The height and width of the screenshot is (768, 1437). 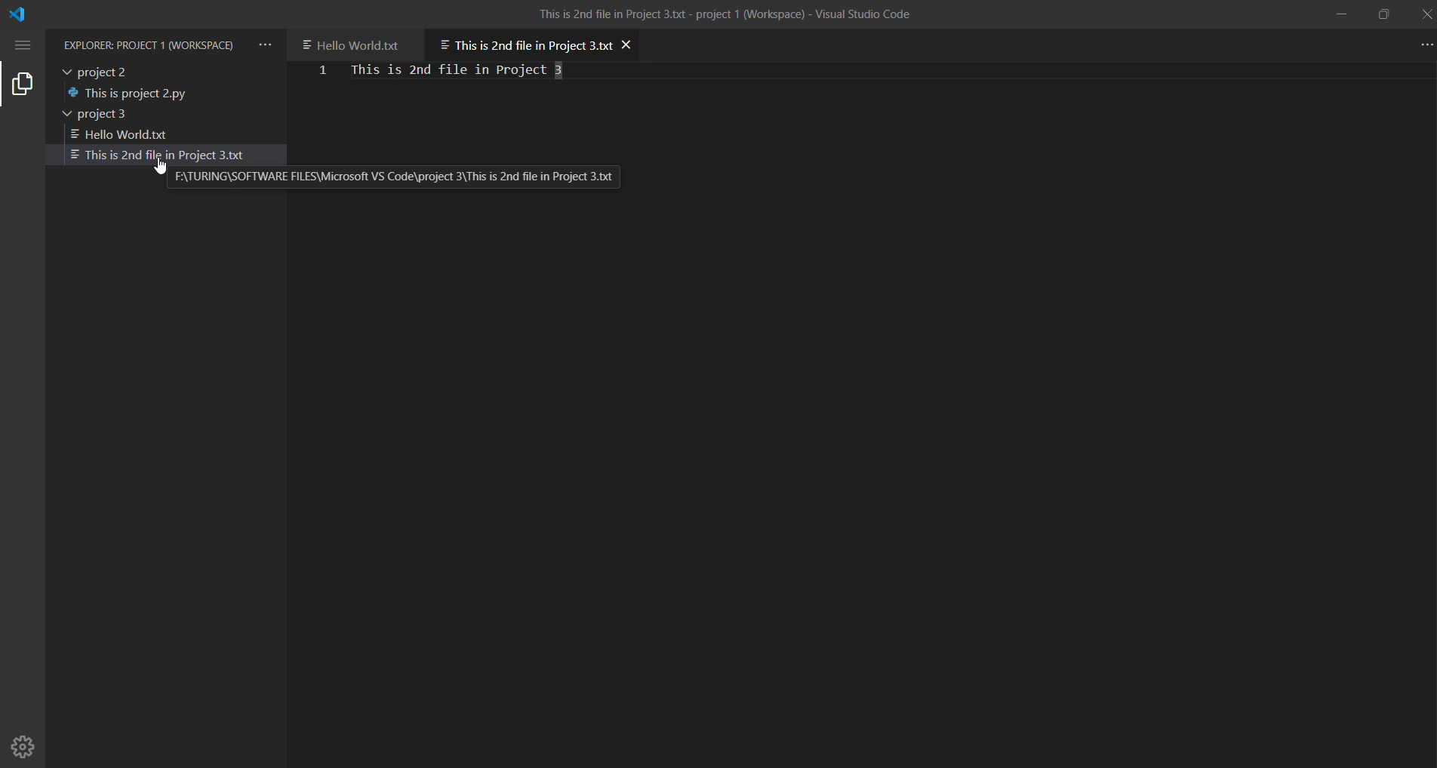 I want to click on another file in project, so click(x=358, y=43).